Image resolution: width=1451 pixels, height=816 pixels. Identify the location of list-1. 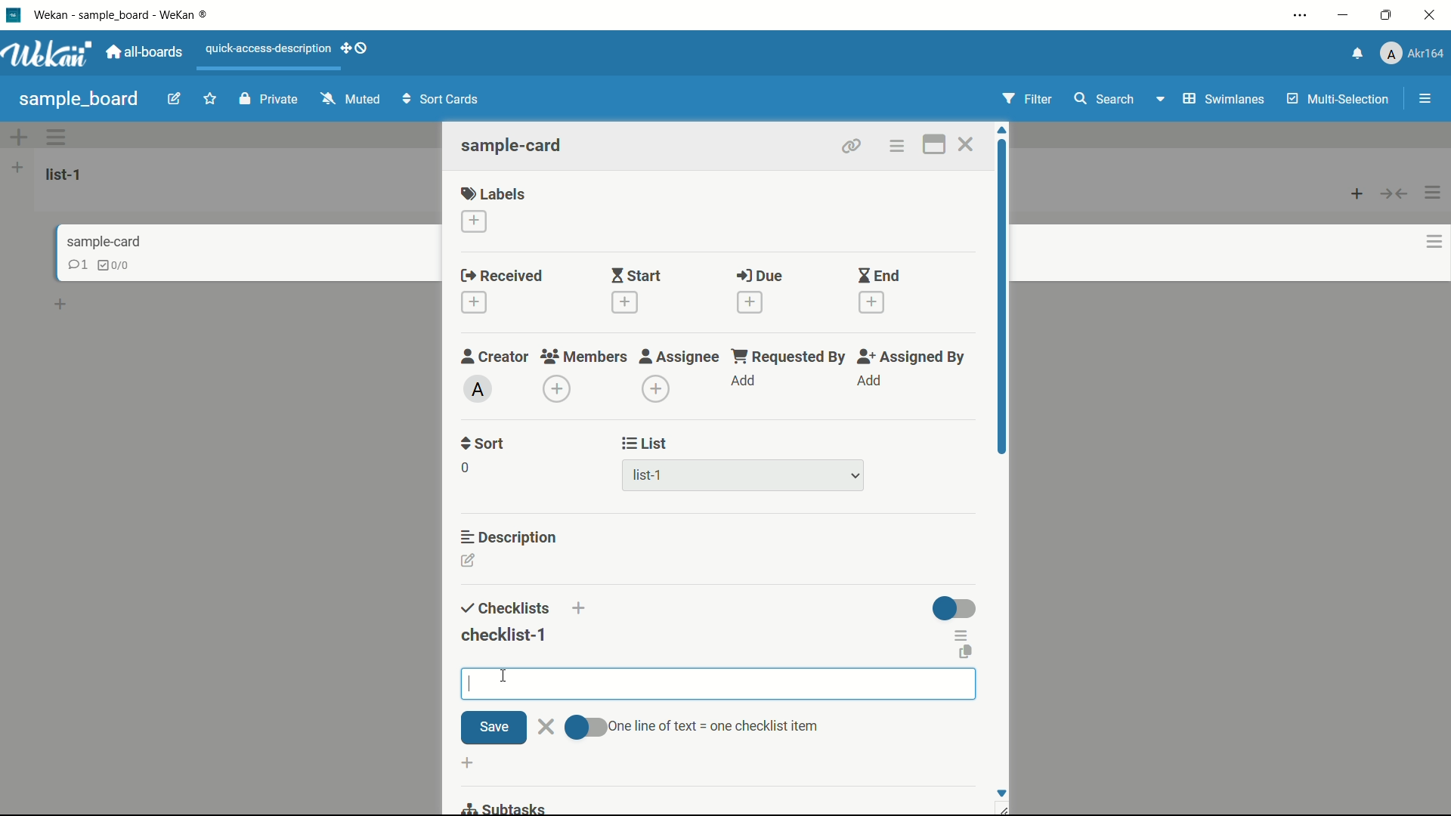
(70, 174).